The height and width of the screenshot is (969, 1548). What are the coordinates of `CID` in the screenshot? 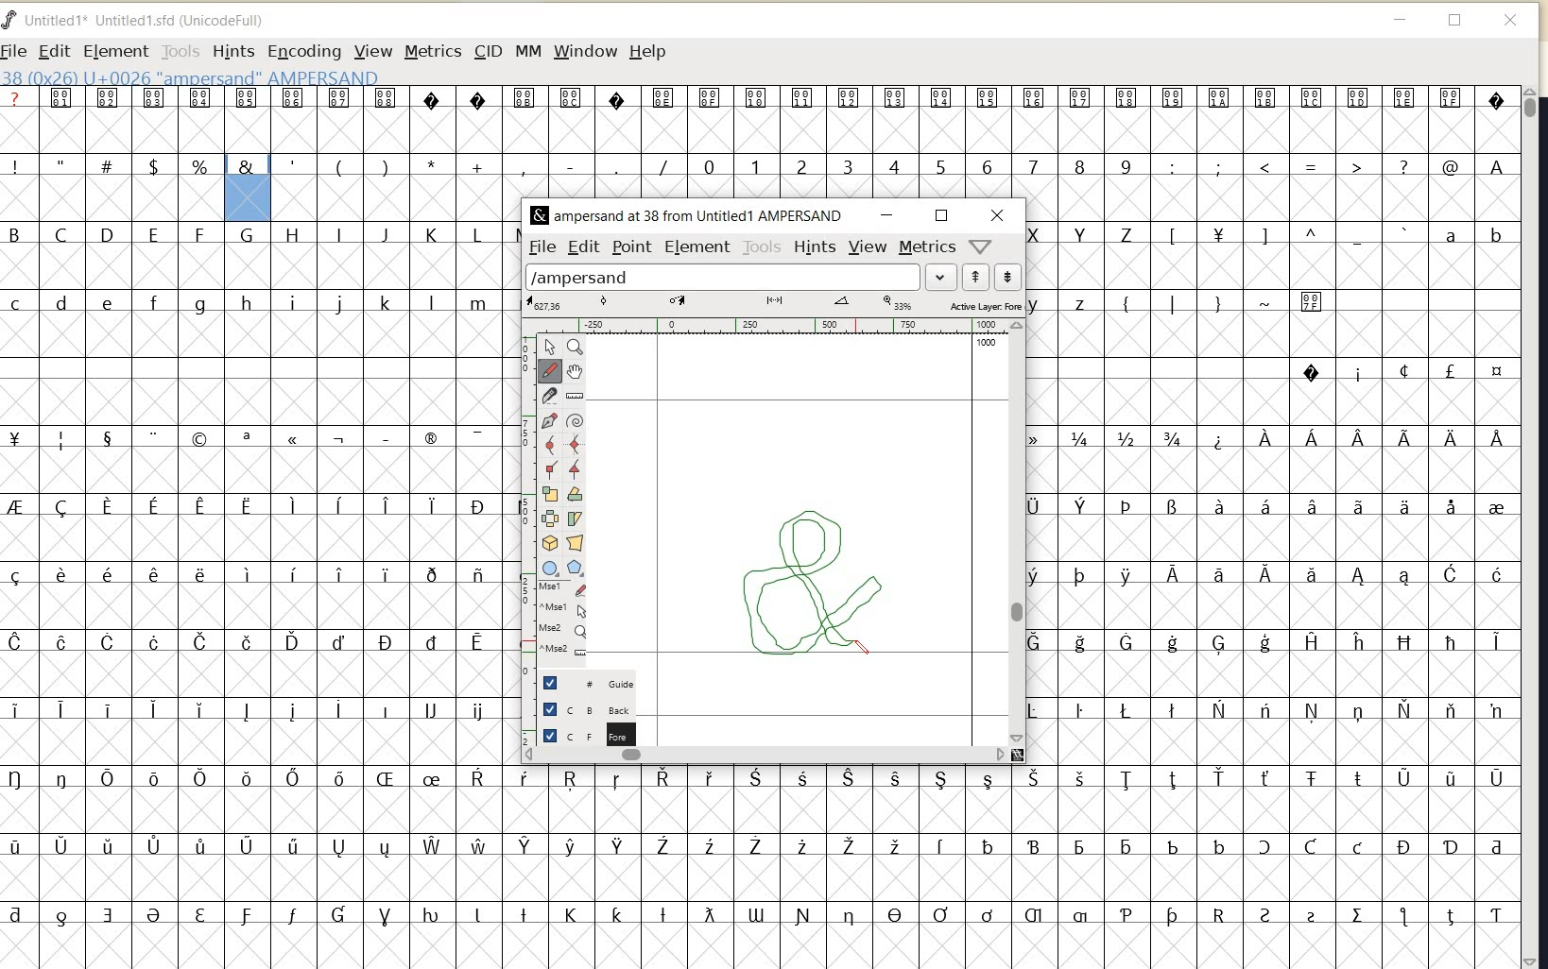 It's located at (486, 50).